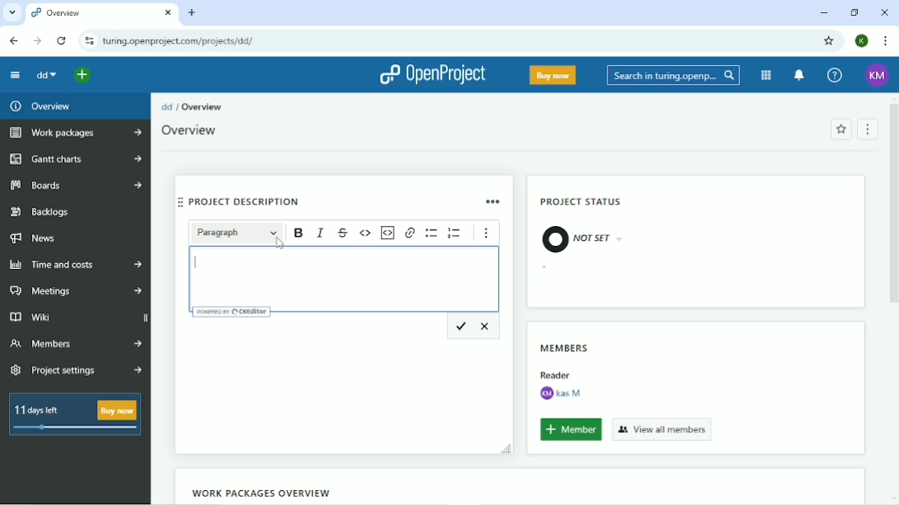 The image size is (899, 505). I want to click on Meetings, so click(74, 291).